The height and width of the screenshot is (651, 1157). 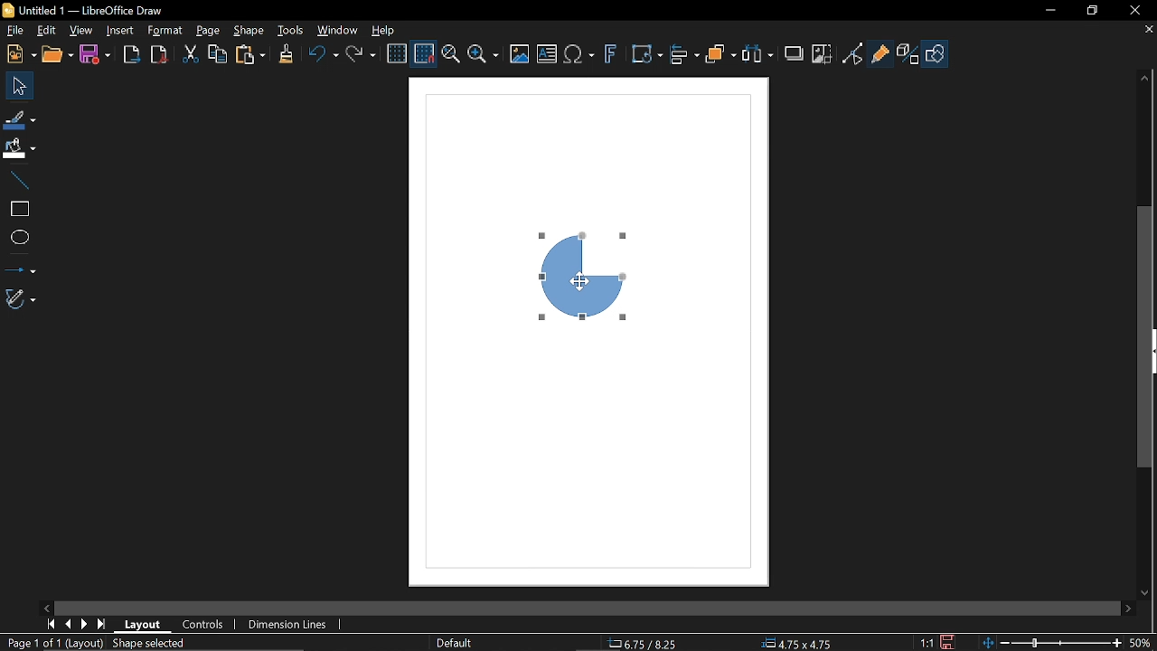 I want to click on Shapes, so click(x=936, y=54).